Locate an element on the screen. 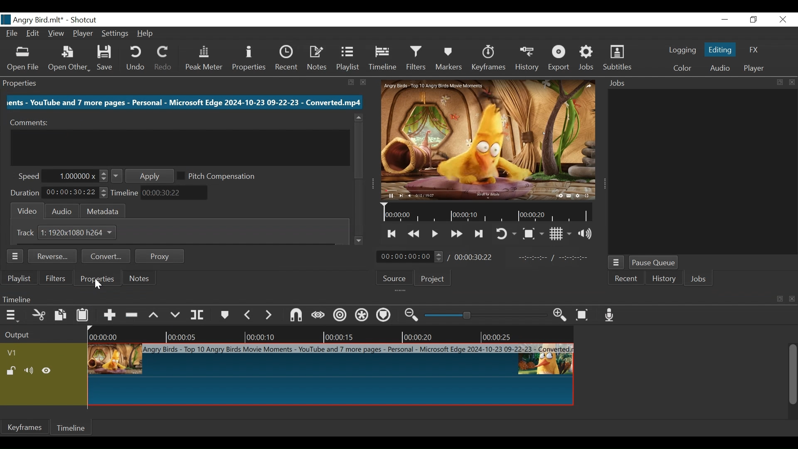  Timeline is located at coordinates (330, 333).